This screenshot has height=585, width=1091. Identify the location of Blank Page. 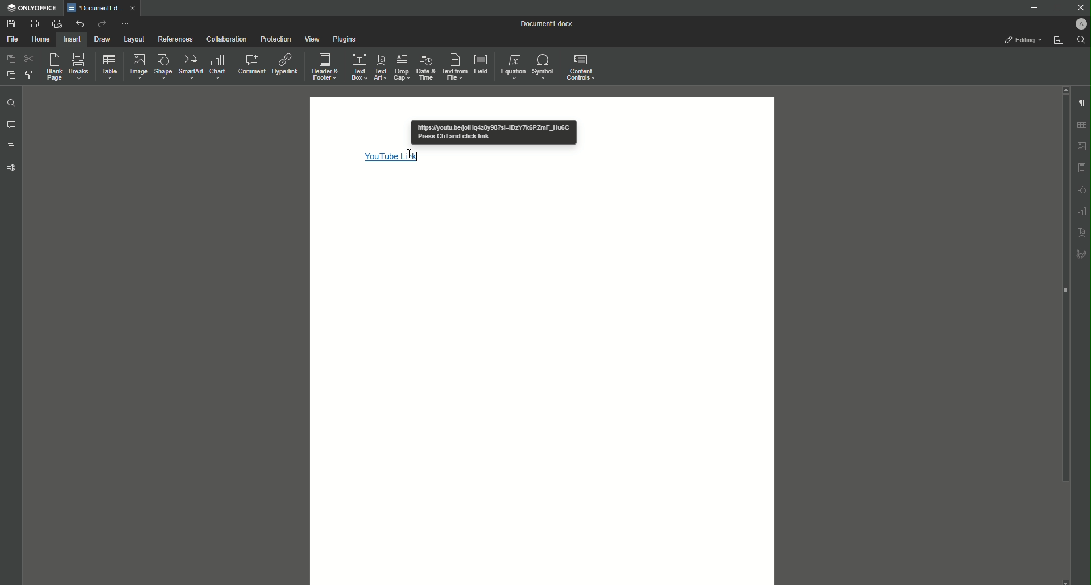
(53, 67).